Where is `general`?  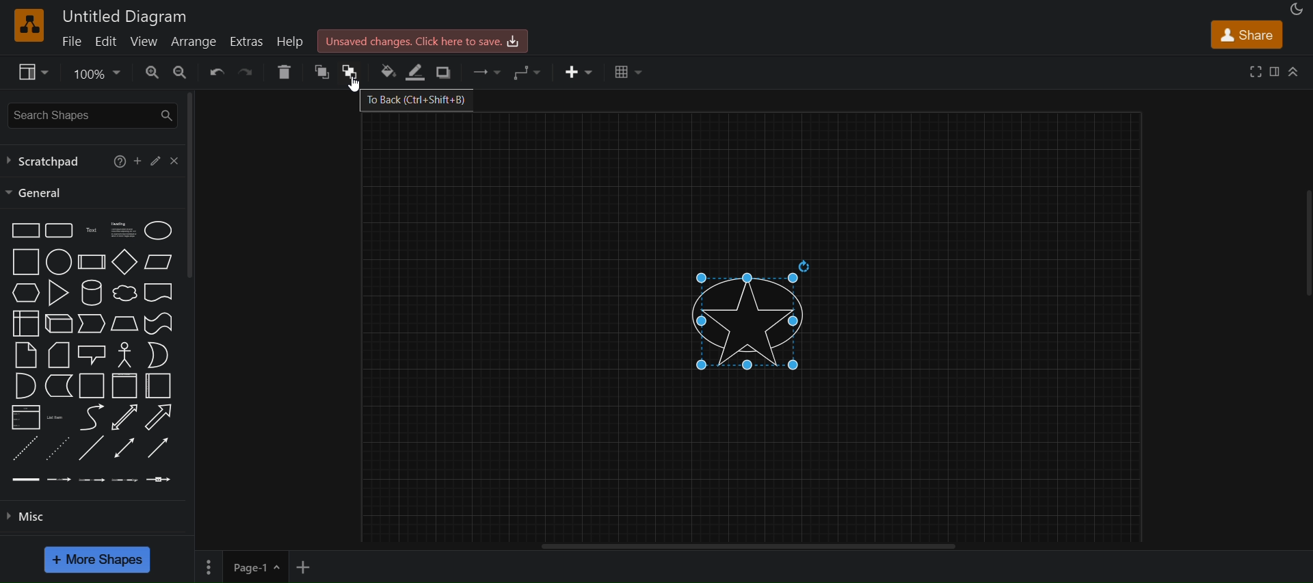 general is located at coordinates (38, 194).